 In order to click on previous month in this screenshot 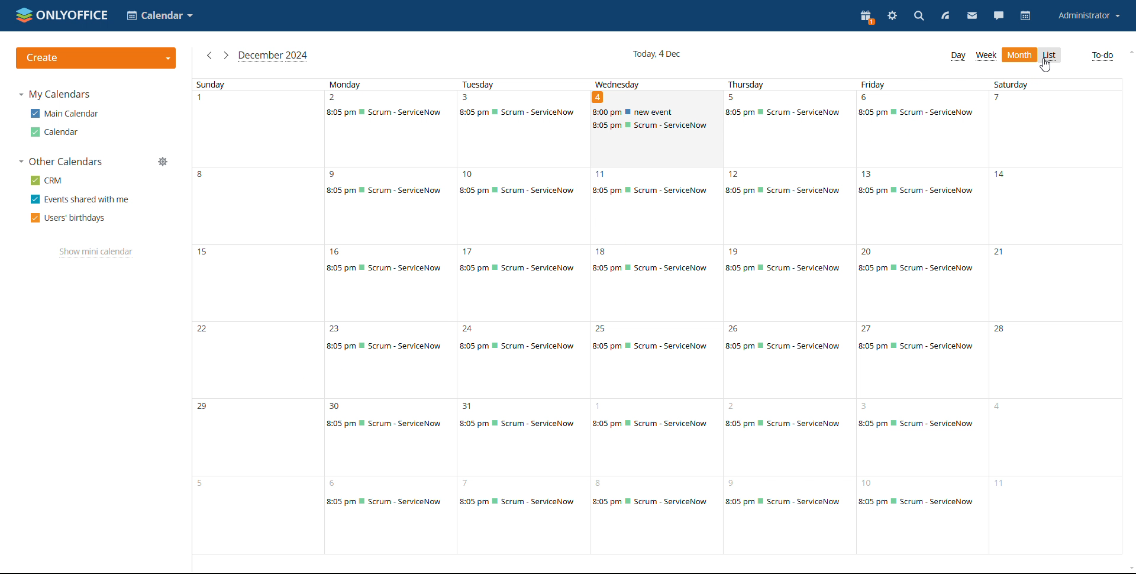, I will do `click(225, 56)`.